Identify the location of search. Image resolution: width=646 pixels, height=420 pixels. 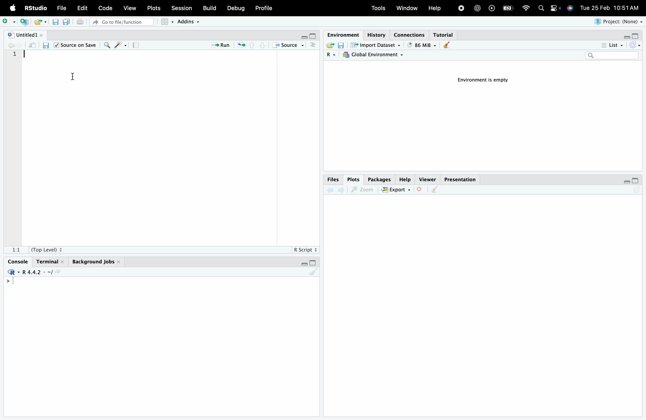
(543, 9).